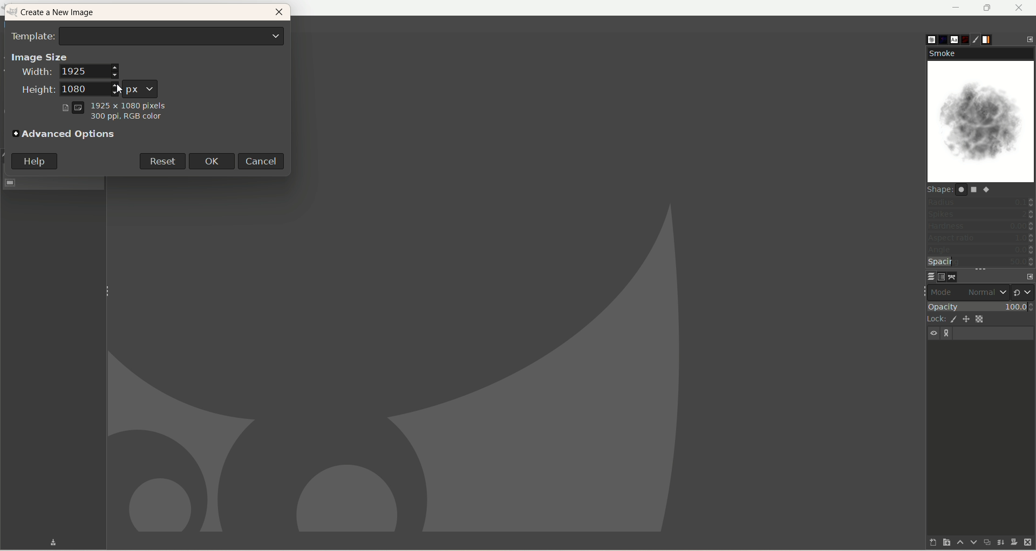 Image resolution: width=1036 pixels, height=551 pixels. I want to click on create a new layer with last used values, so click(924, 542).